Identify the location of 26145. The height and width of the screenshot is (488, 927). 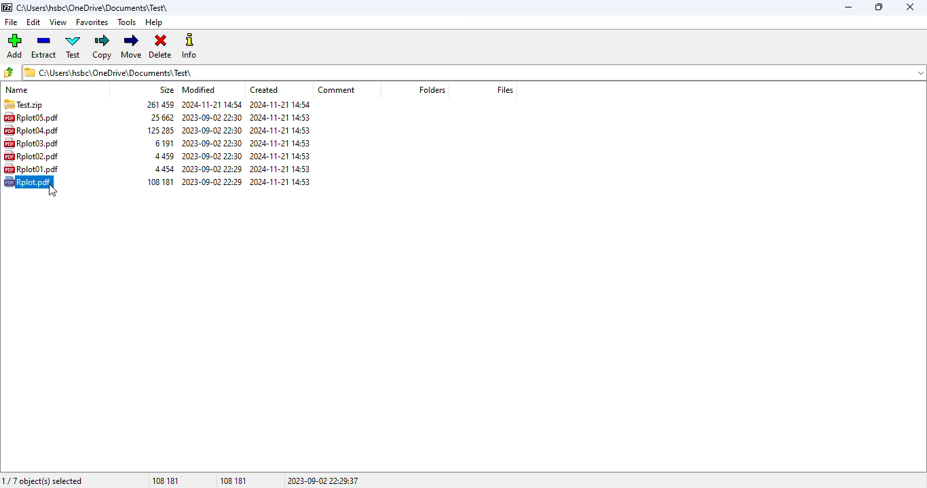
(155, 104).